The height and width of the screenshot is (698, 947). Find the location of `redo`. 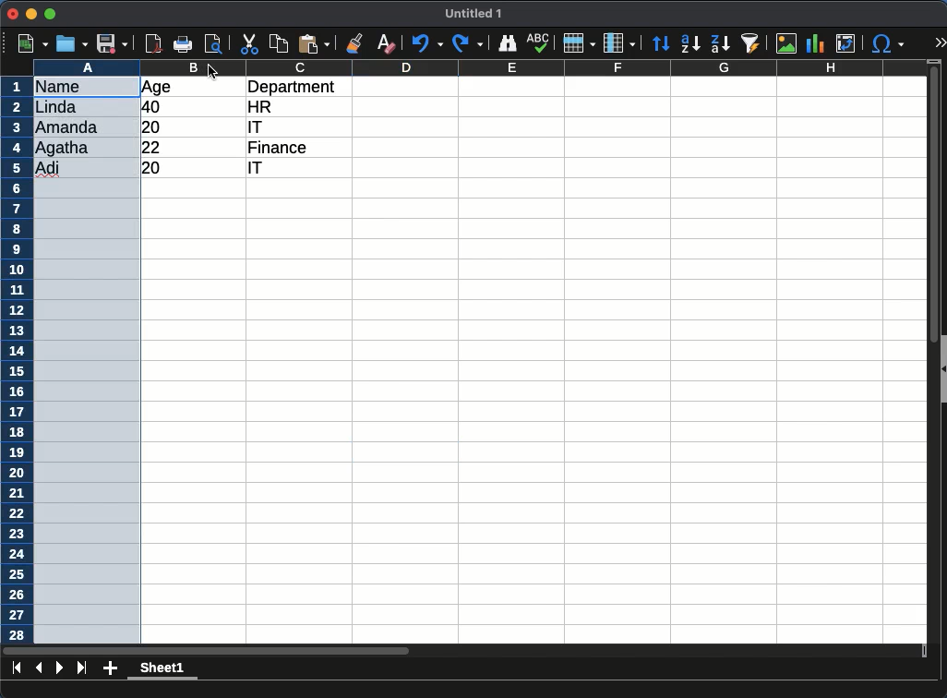

redo is located at coordinates (466, 43).